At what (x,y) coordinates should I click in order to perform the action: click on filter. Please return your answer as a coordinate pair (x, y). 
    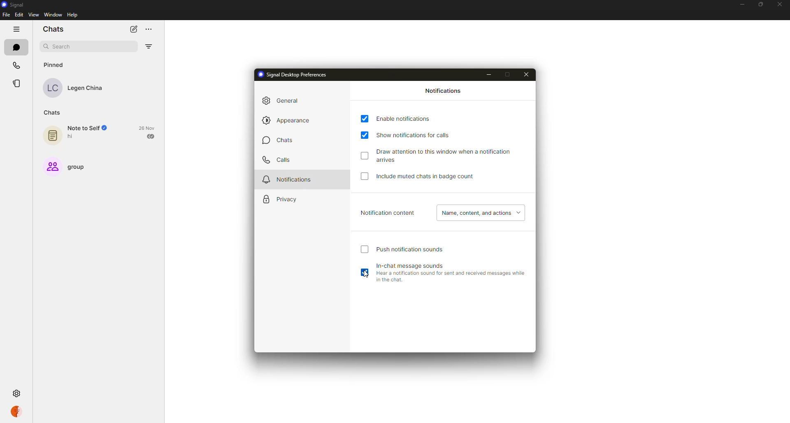
    Looking at the image, I should click on (149, 46).